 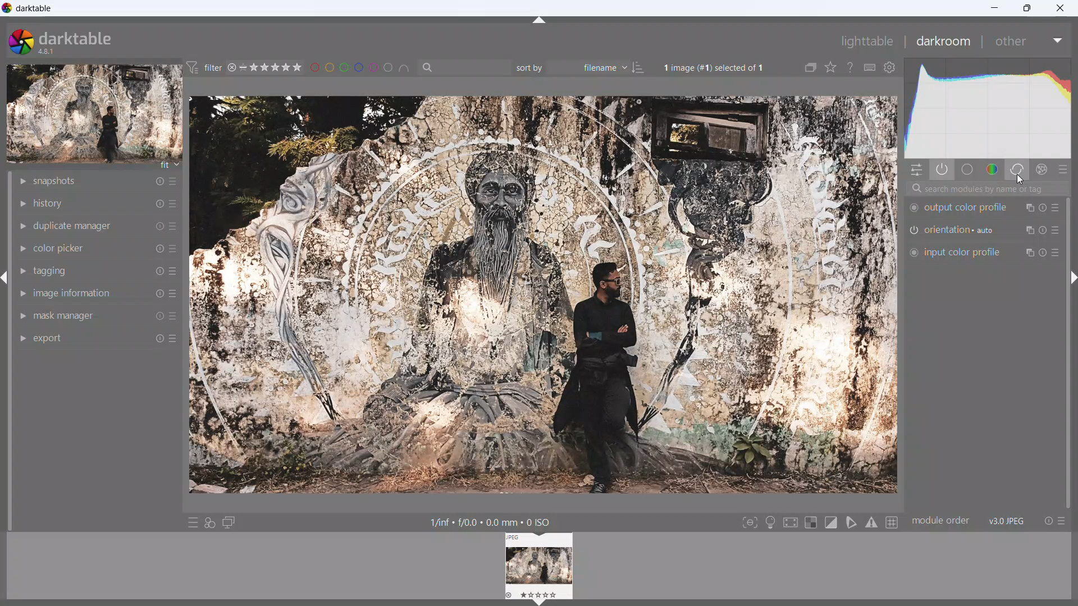 What do you see at coordinates (1029, 231) in the screenshot?
I see `multiple instance action` at bounding box center [1029, 231].